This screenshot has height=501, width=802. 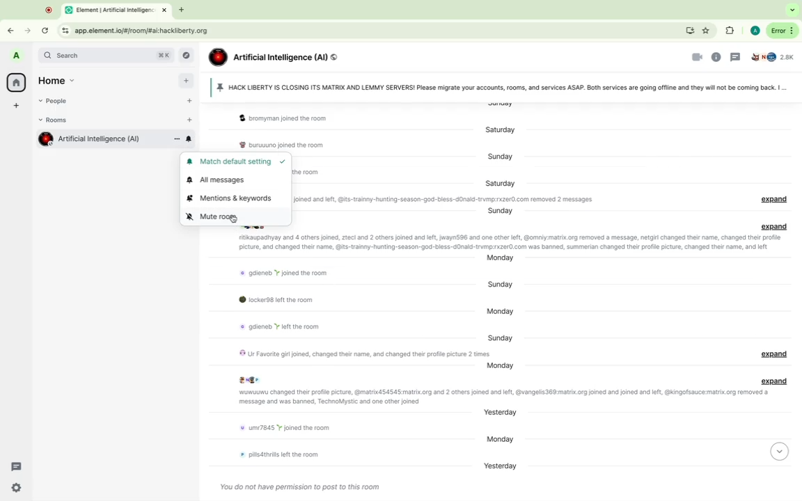 I want to click on Expand, so click(x=776, y=200).